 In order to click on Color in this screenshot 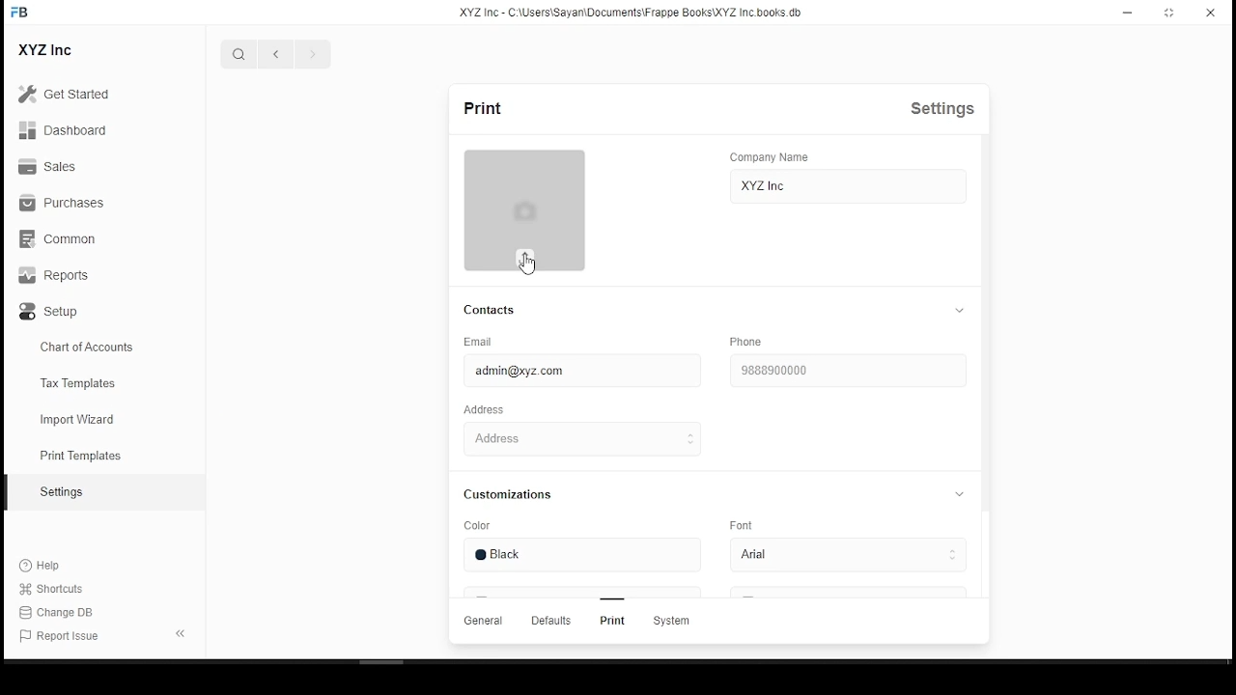, I will do `click(477, 526)`.